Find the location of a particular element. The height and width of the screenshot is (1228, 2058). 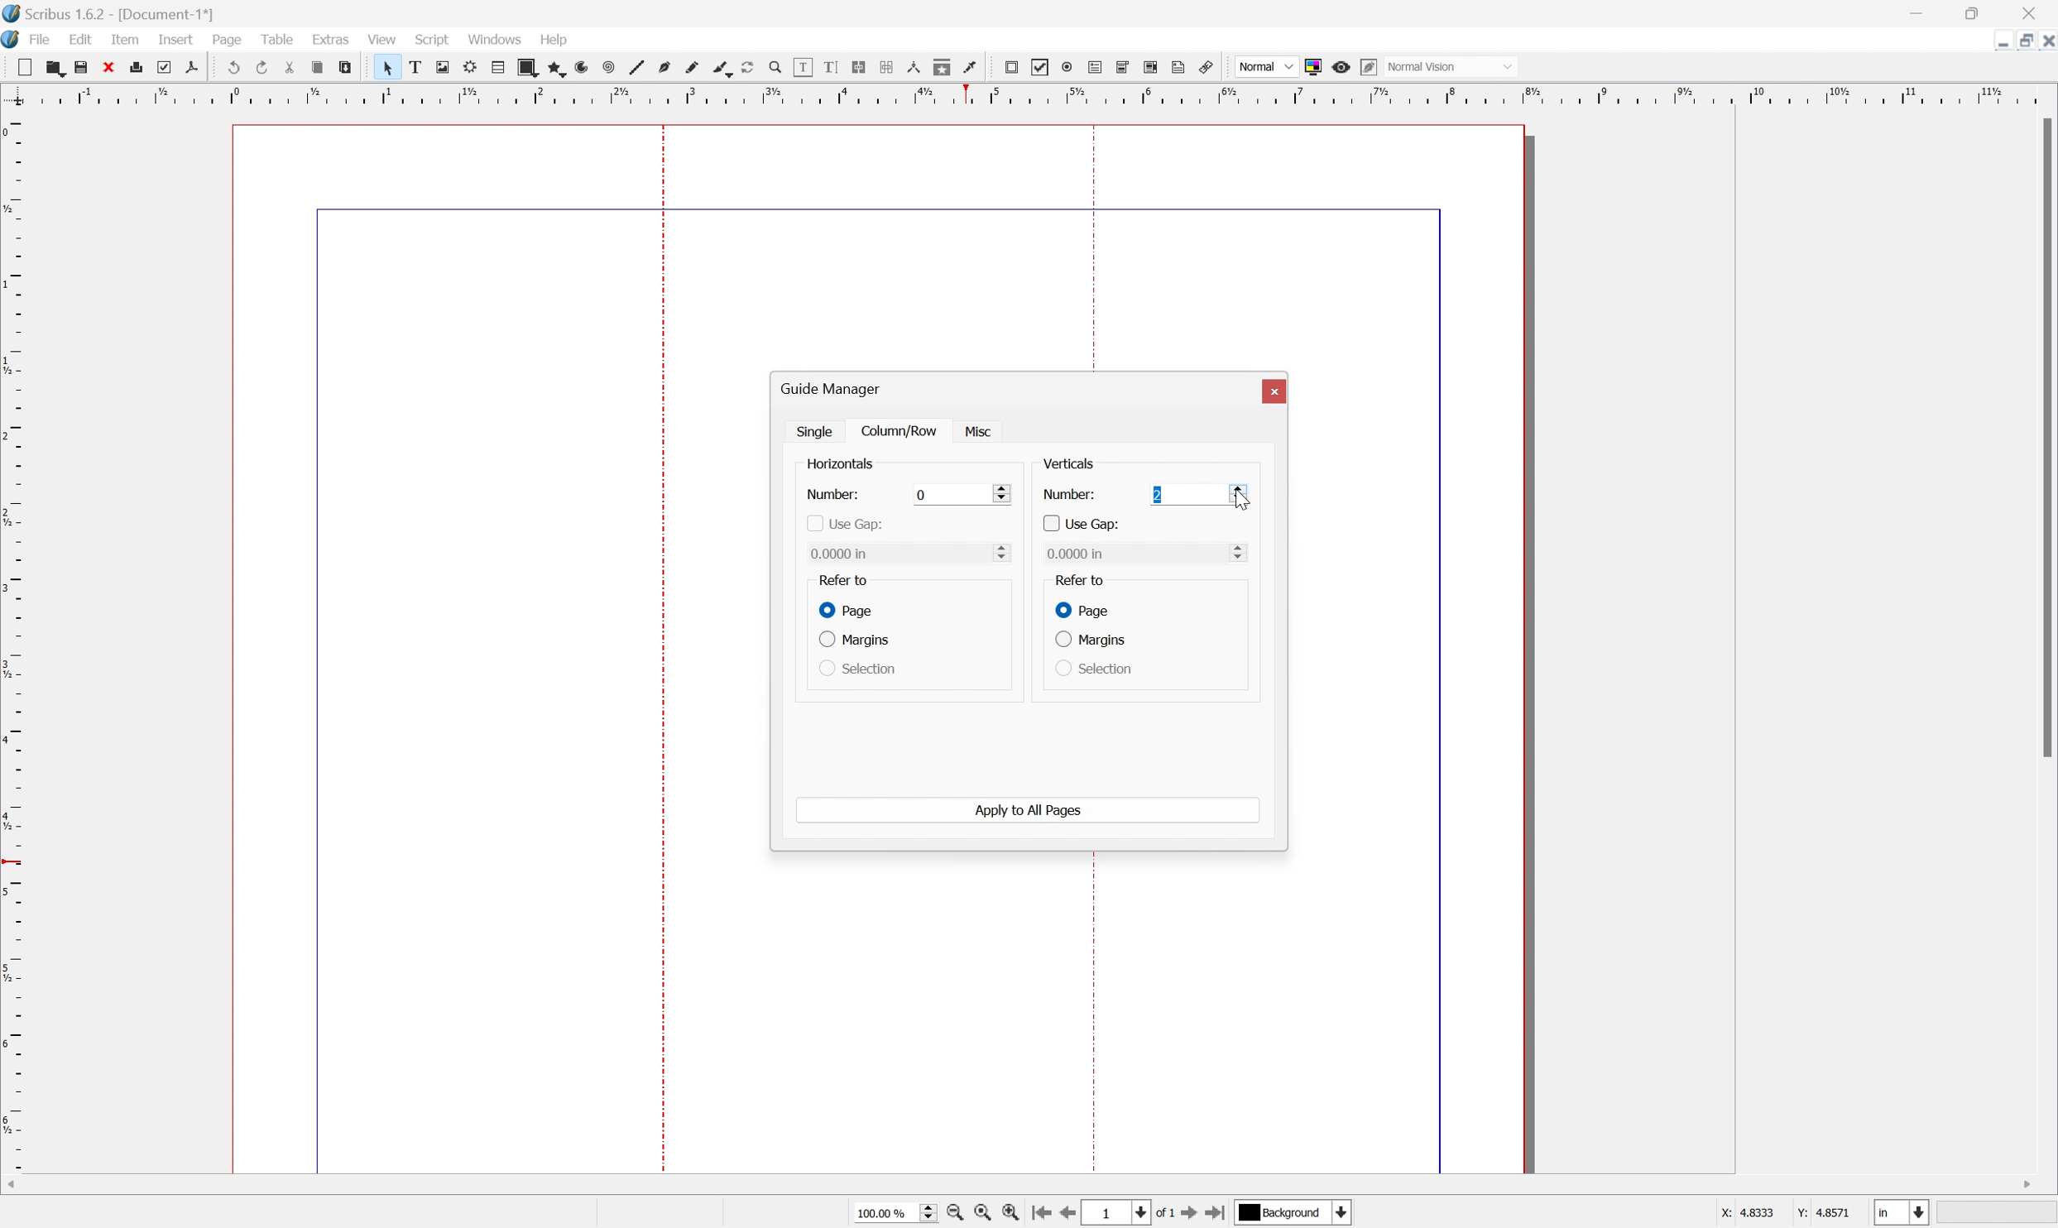

page is located at coordinates (843, 608).